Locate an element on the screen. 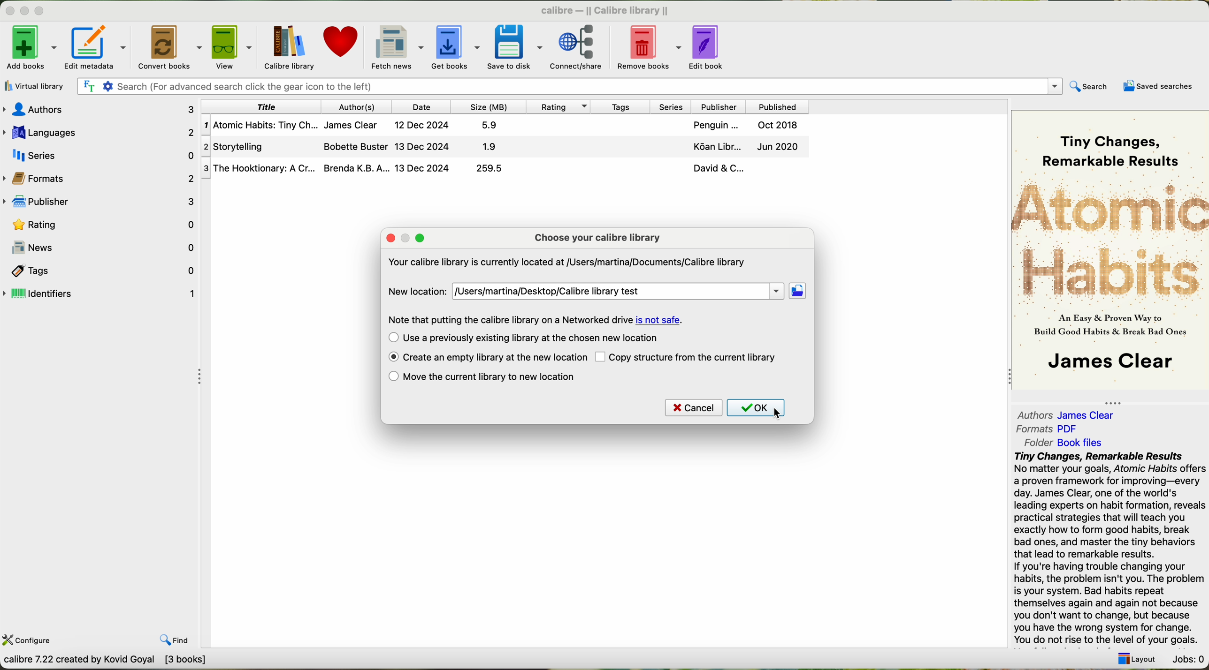  tags is located at coordinates (619, 106).